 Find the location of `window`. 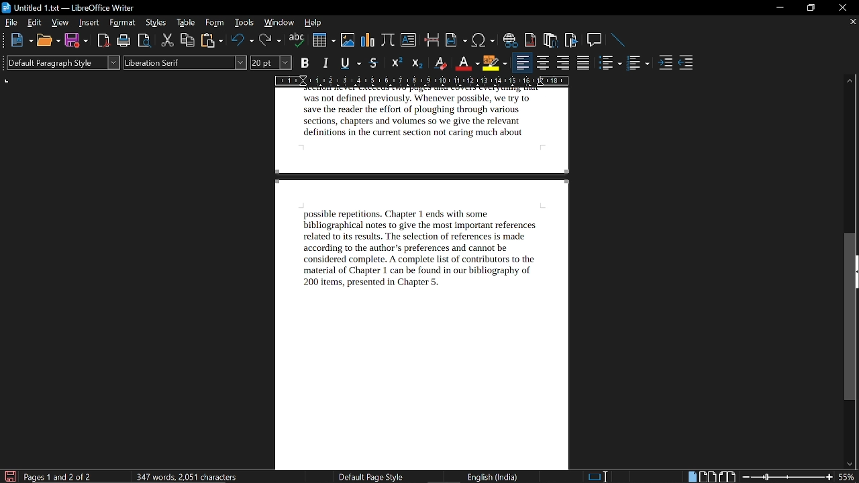

window is located at coordinates (279, 22).